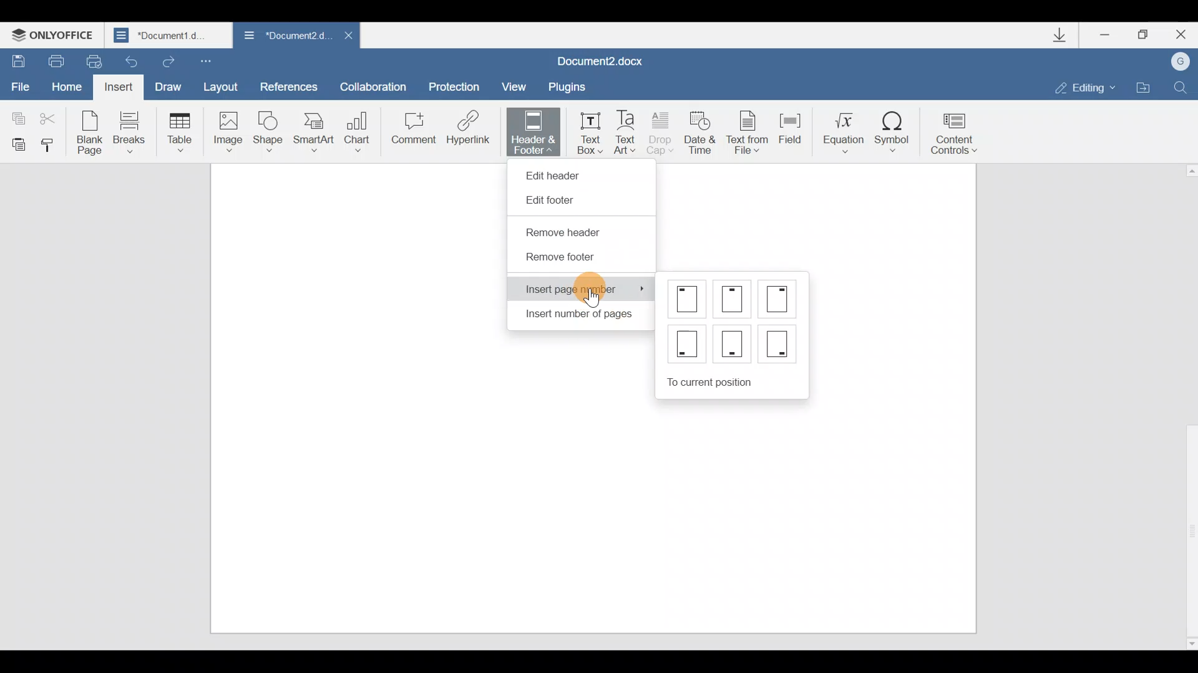 The height and width of the screenshot is (673, 1198). What do you see at coordinates (777, 341) in the screenshot?
I see `Position 6` at bounding box center [777, 341].